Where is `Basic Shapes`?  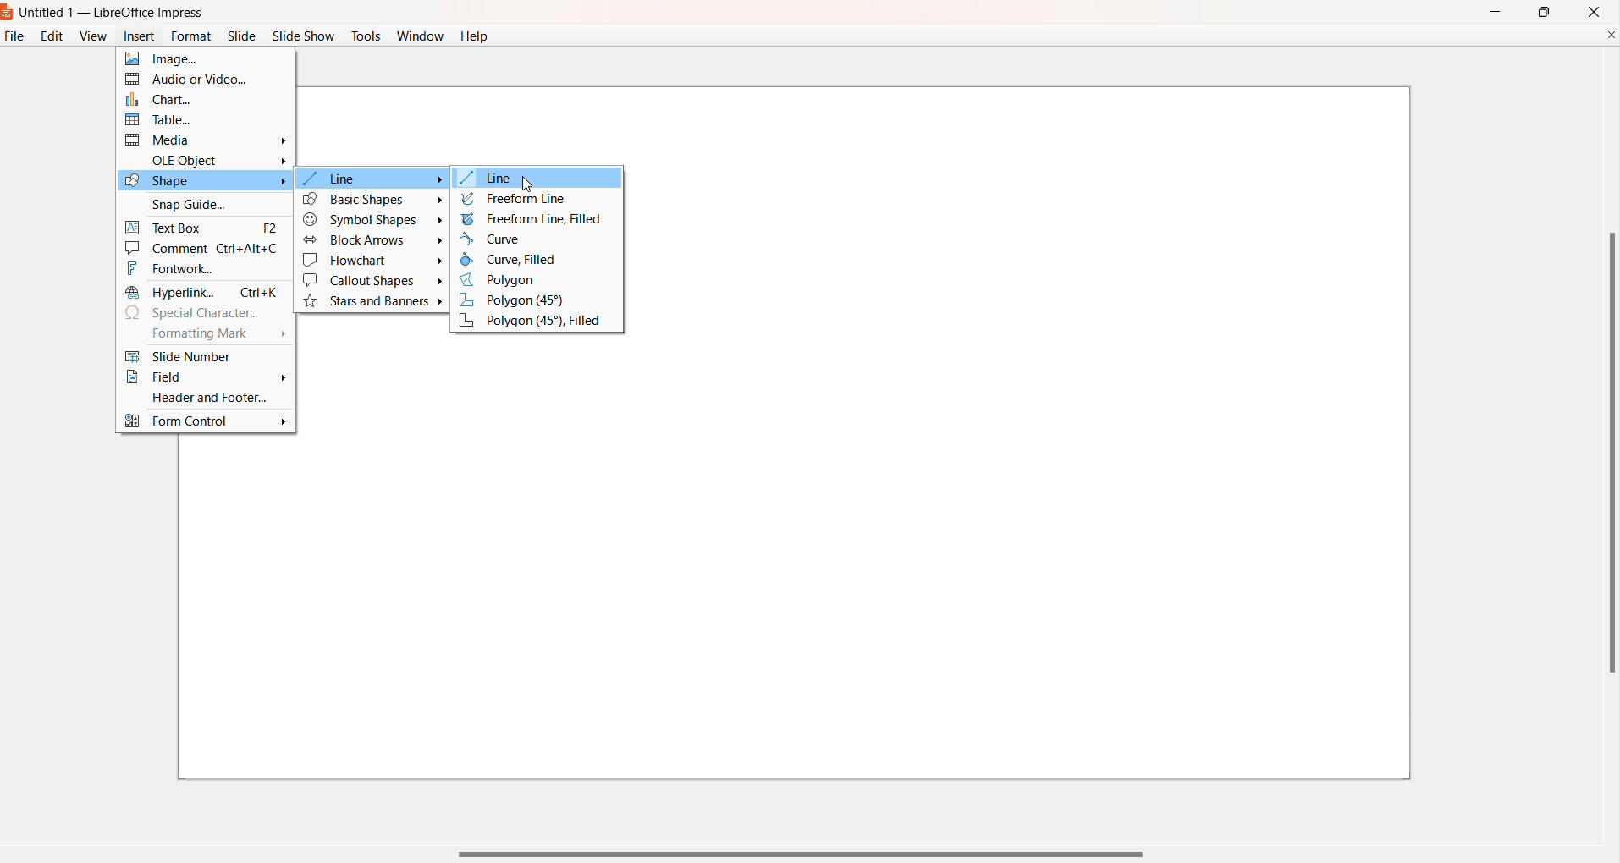 Basic Shapes is located at coordinates (373, 199).